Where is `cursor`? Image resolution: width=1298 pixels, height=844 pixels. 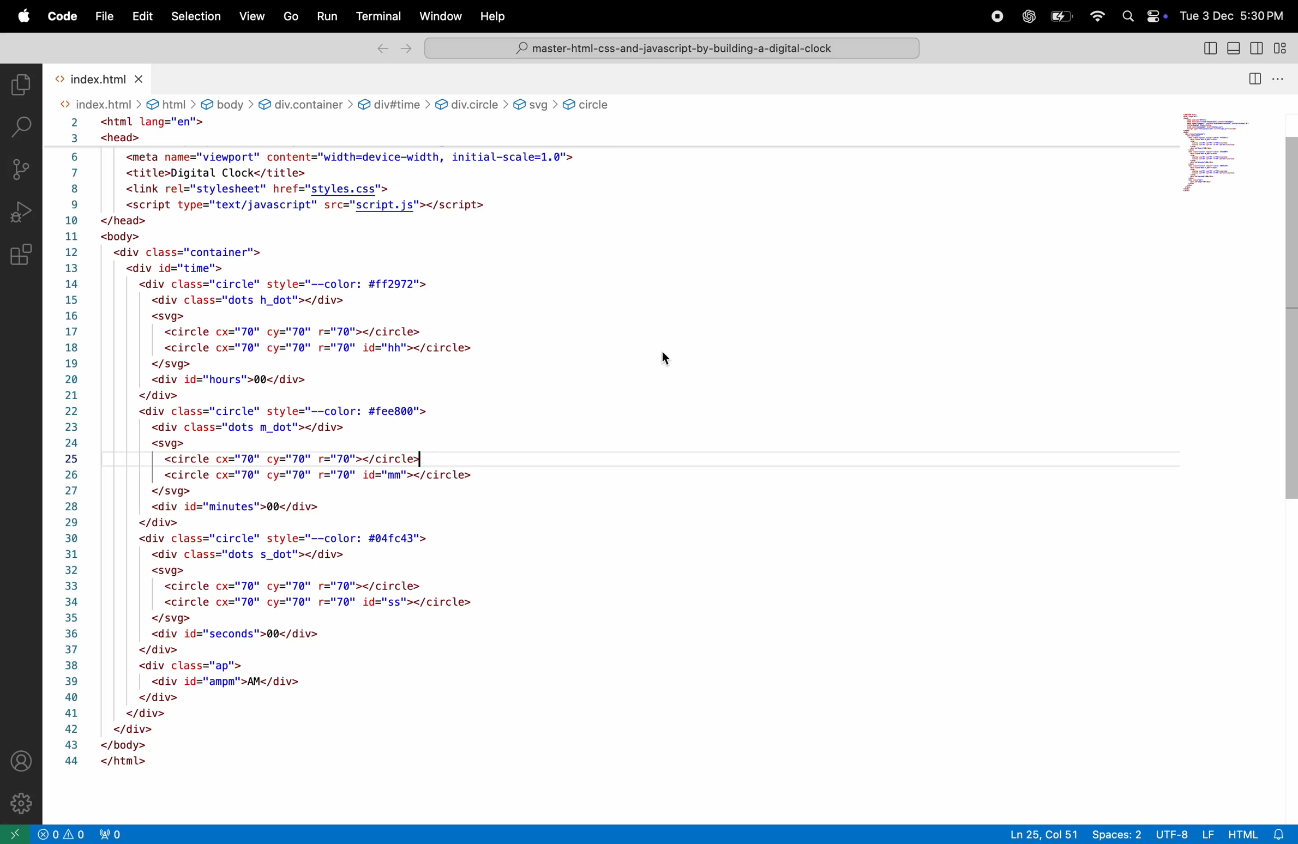 cursor is located at coordinates (668, 355).